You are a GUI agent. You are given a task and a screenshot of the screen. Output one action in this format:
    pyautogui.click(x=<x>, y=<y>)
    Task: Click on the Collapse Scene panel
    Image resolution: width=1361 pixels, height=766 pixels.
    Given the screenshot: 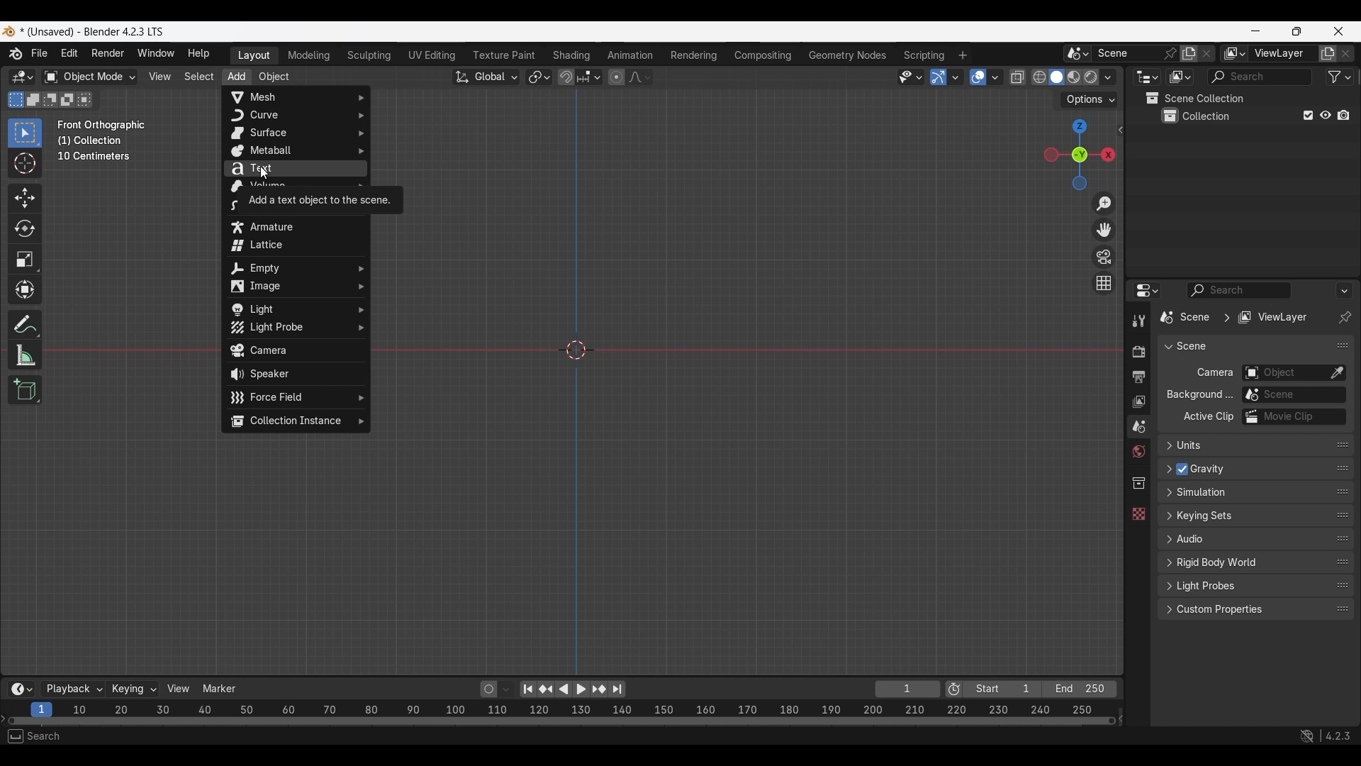 What is the action you would take?
    pyautogui.click(x=1245, y=345)
    